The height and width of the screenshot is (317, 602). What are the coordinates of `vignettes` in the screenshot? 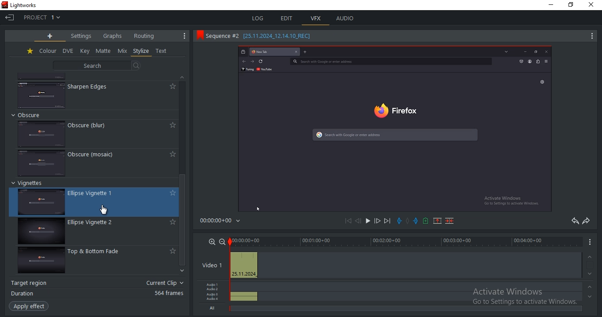 It's located at (44, 203).